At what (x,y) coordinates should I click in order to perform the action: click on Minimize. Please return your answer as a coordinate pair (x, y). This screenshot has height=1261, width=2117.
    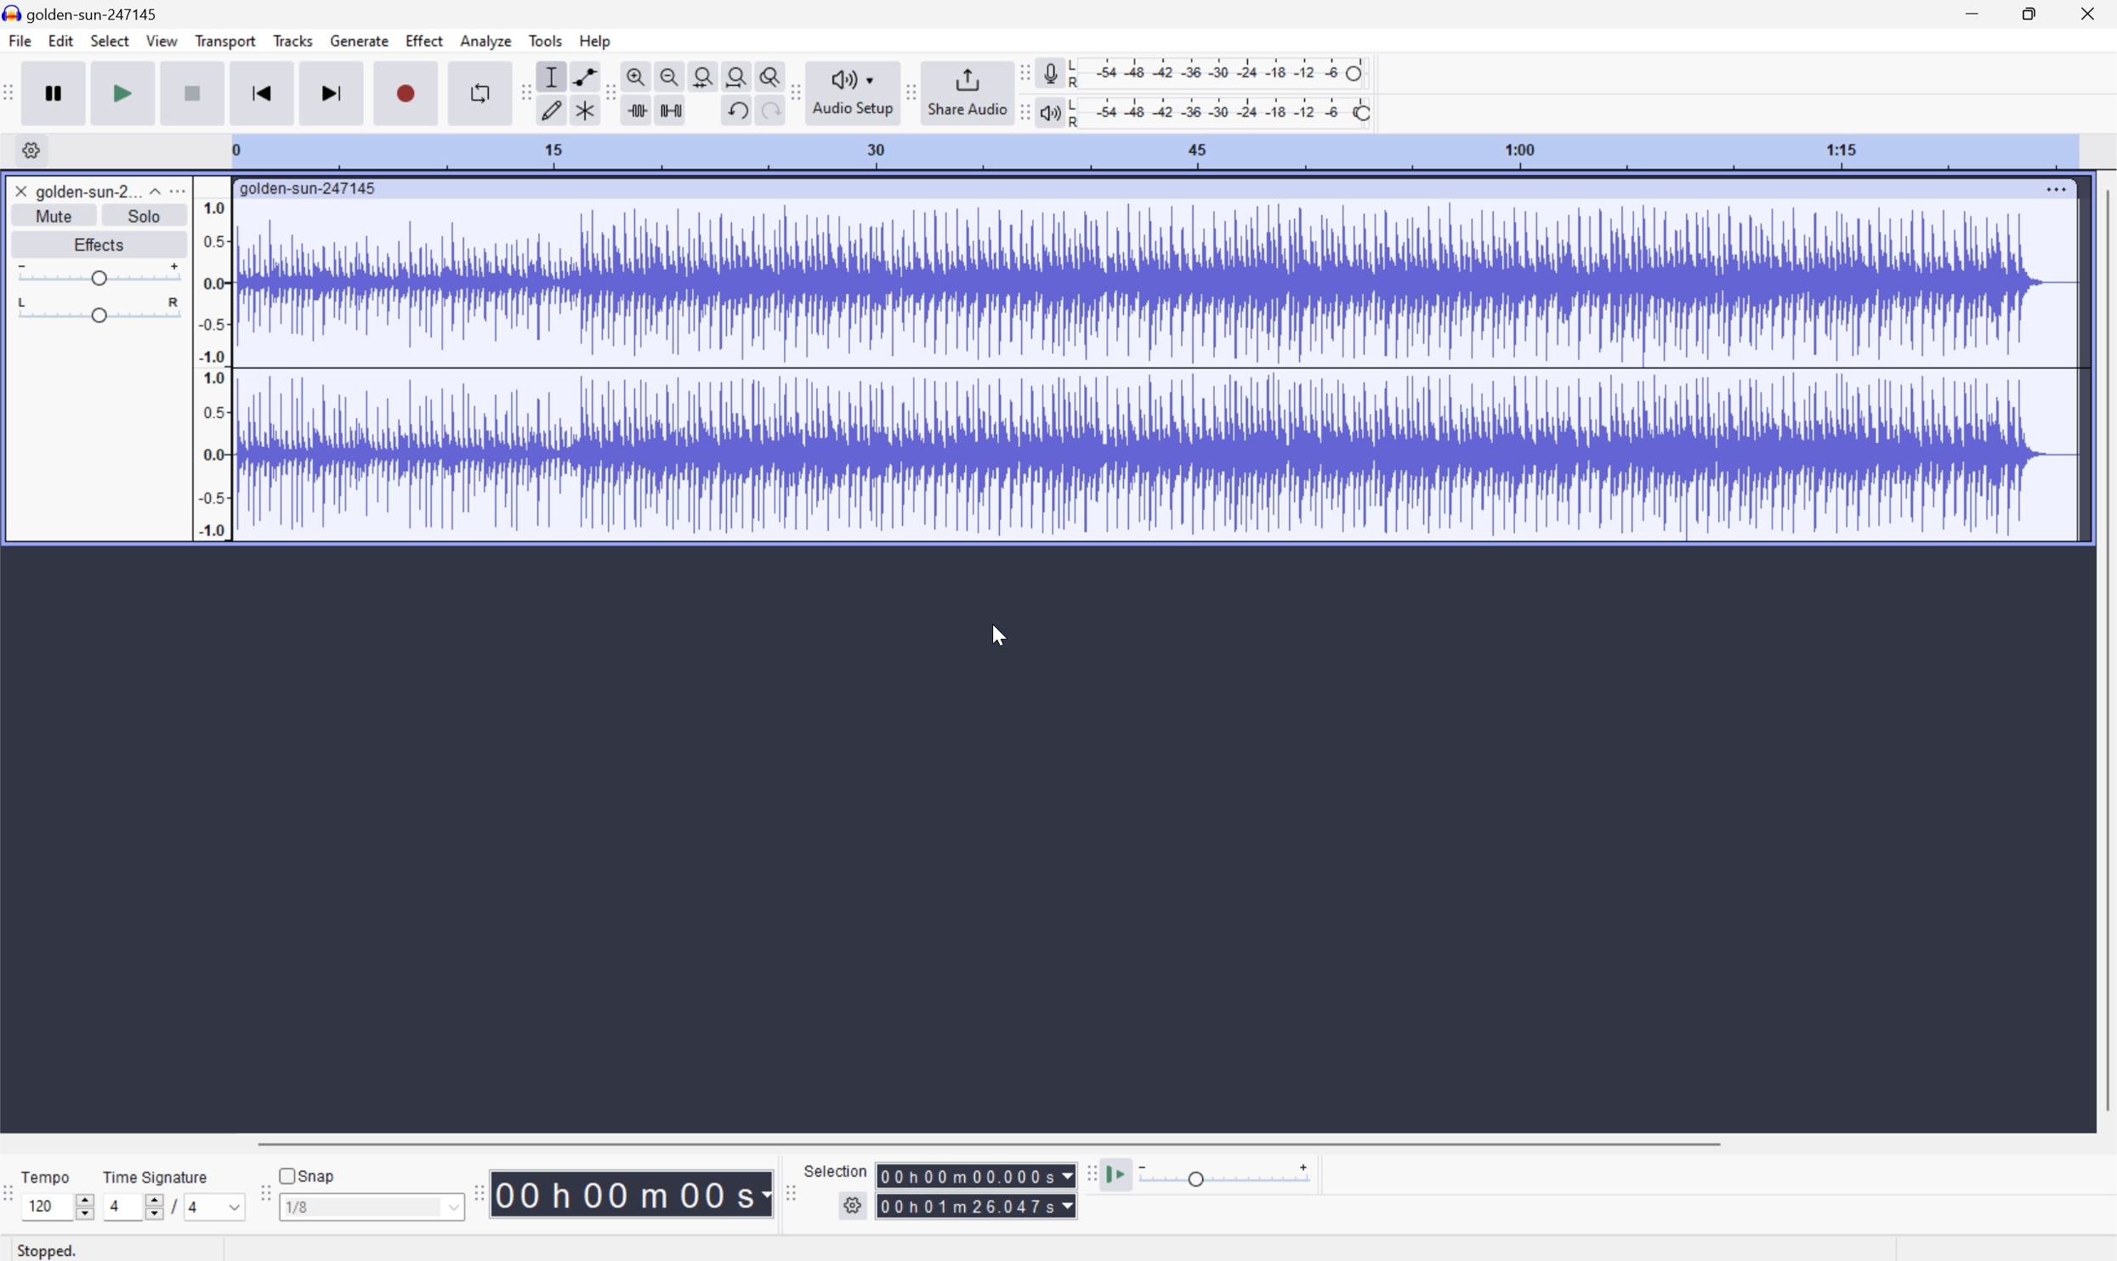
    Looking at the image, I should click on (1972, 13).